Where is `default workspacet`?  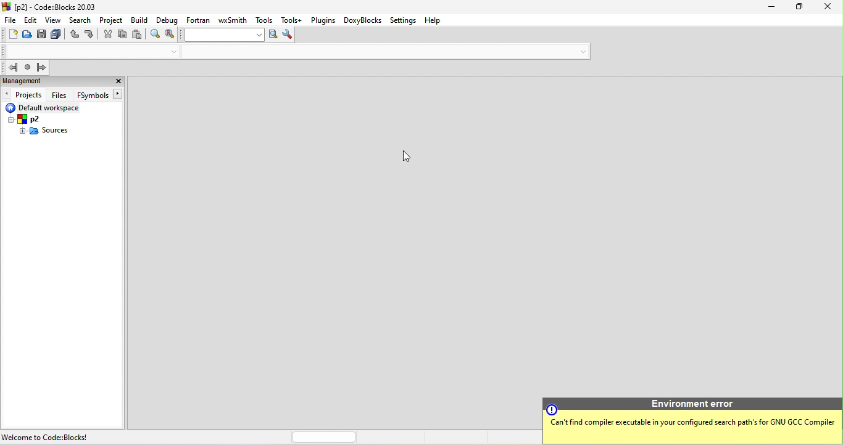
default workspacet is located at coordinates (46, 108).